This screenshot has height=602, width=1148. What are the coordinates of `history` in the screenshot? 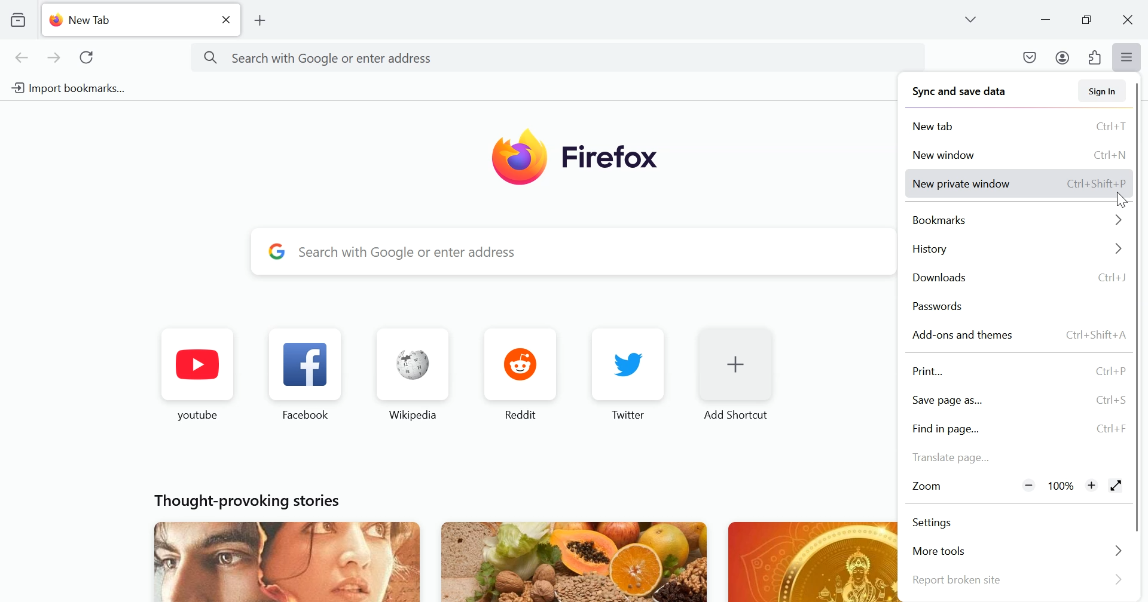 It's located at (1018, 251).